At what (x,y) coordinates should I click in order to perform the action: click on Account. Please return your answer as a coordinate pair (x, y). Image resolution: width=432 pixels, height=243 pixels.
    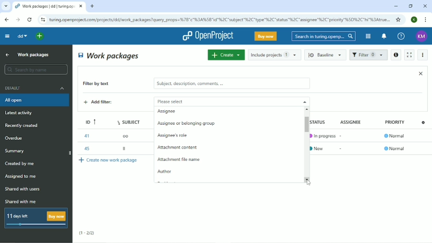
    Looking at the image, I should click on (415, 19).